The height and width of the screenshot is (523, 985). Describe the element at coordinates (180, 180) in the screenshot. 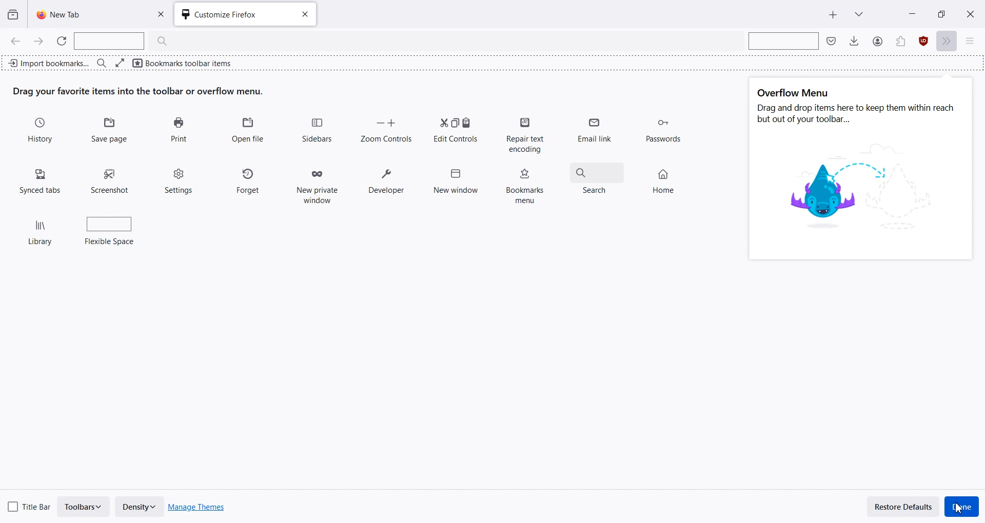

I see `Settings` at that location.